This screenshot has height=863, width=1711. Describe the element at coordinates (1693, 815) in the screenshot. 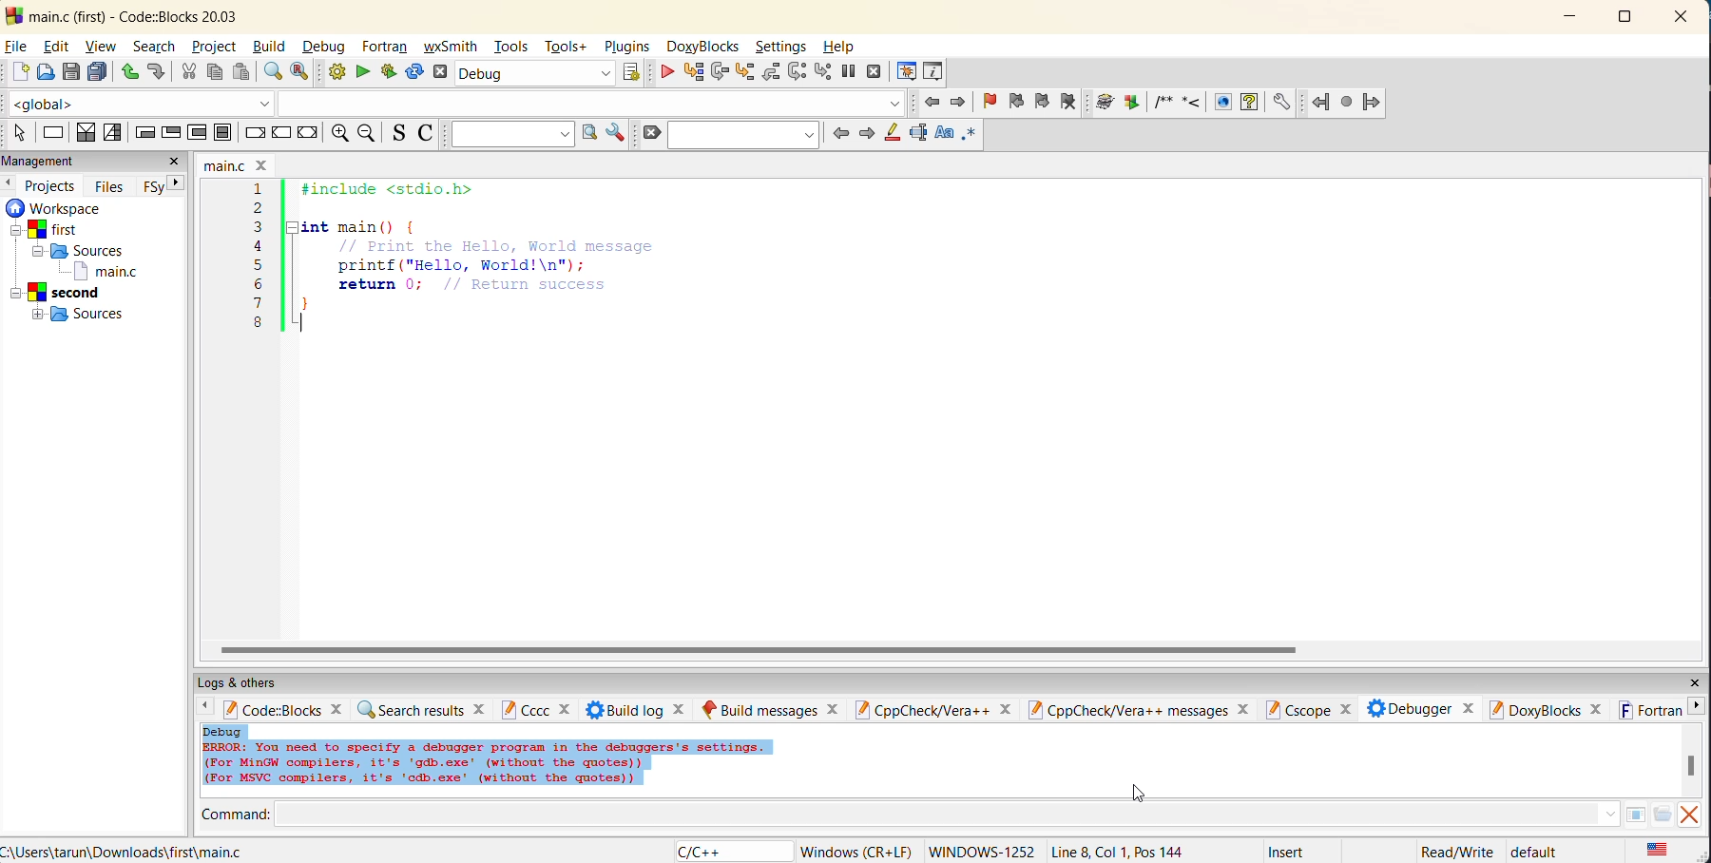

I see `close output window` at that location.